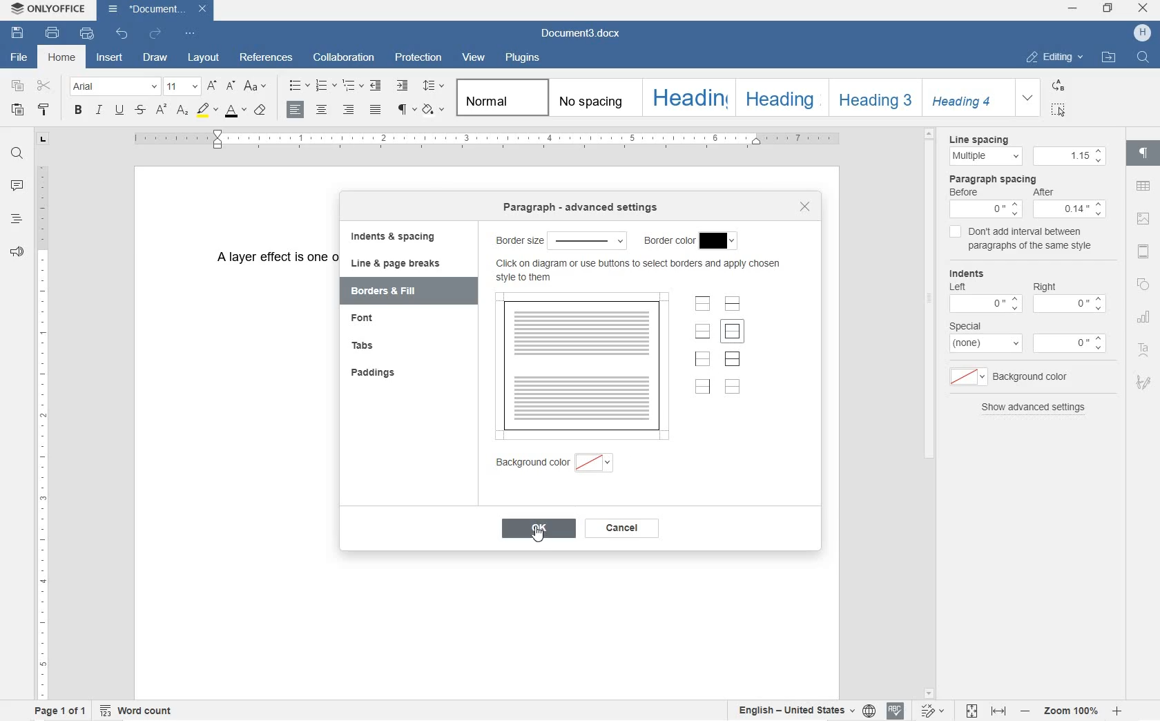  Describe the element at coordinates (1070, 157) in the screenshot. I see `1.15"` at that location.